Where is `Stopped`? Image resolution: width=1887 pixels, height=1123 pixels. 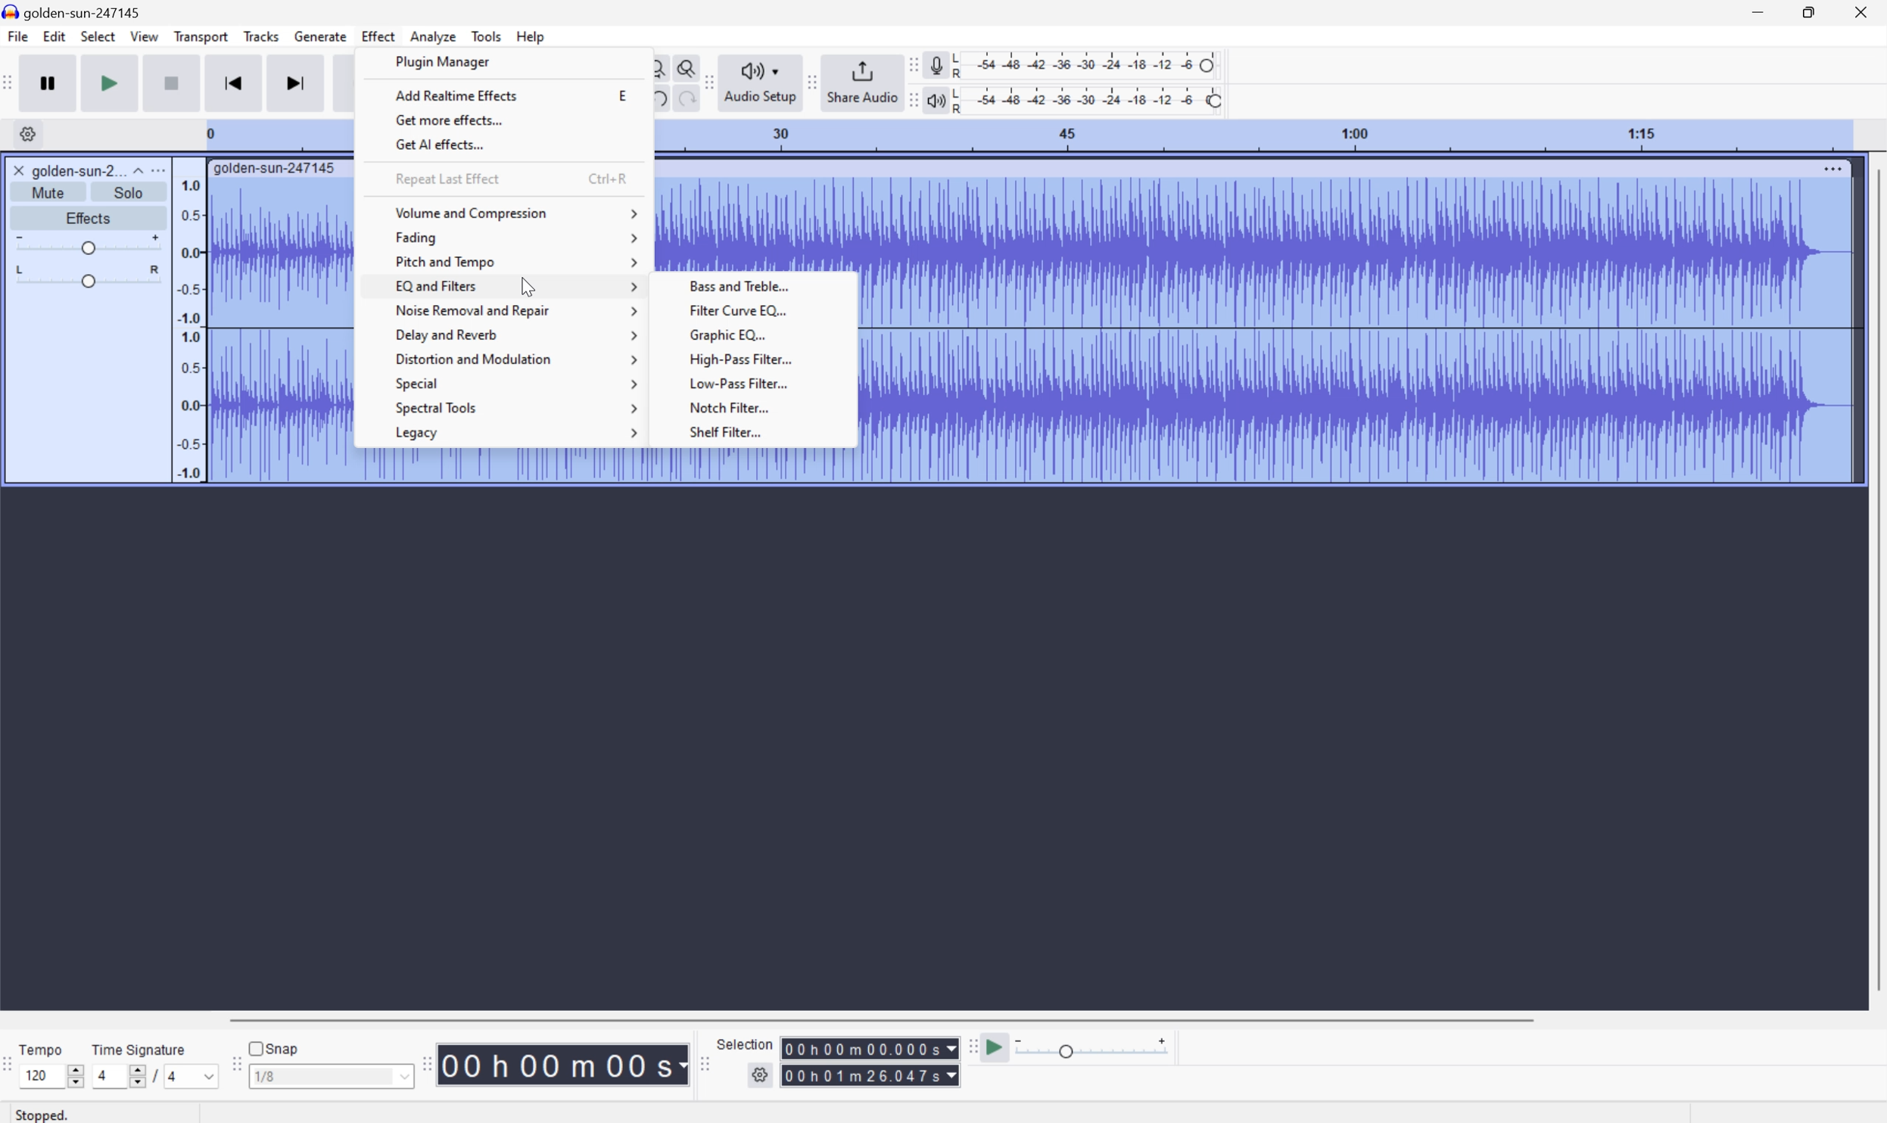
Stopped is located at coordinates (44, 1113).